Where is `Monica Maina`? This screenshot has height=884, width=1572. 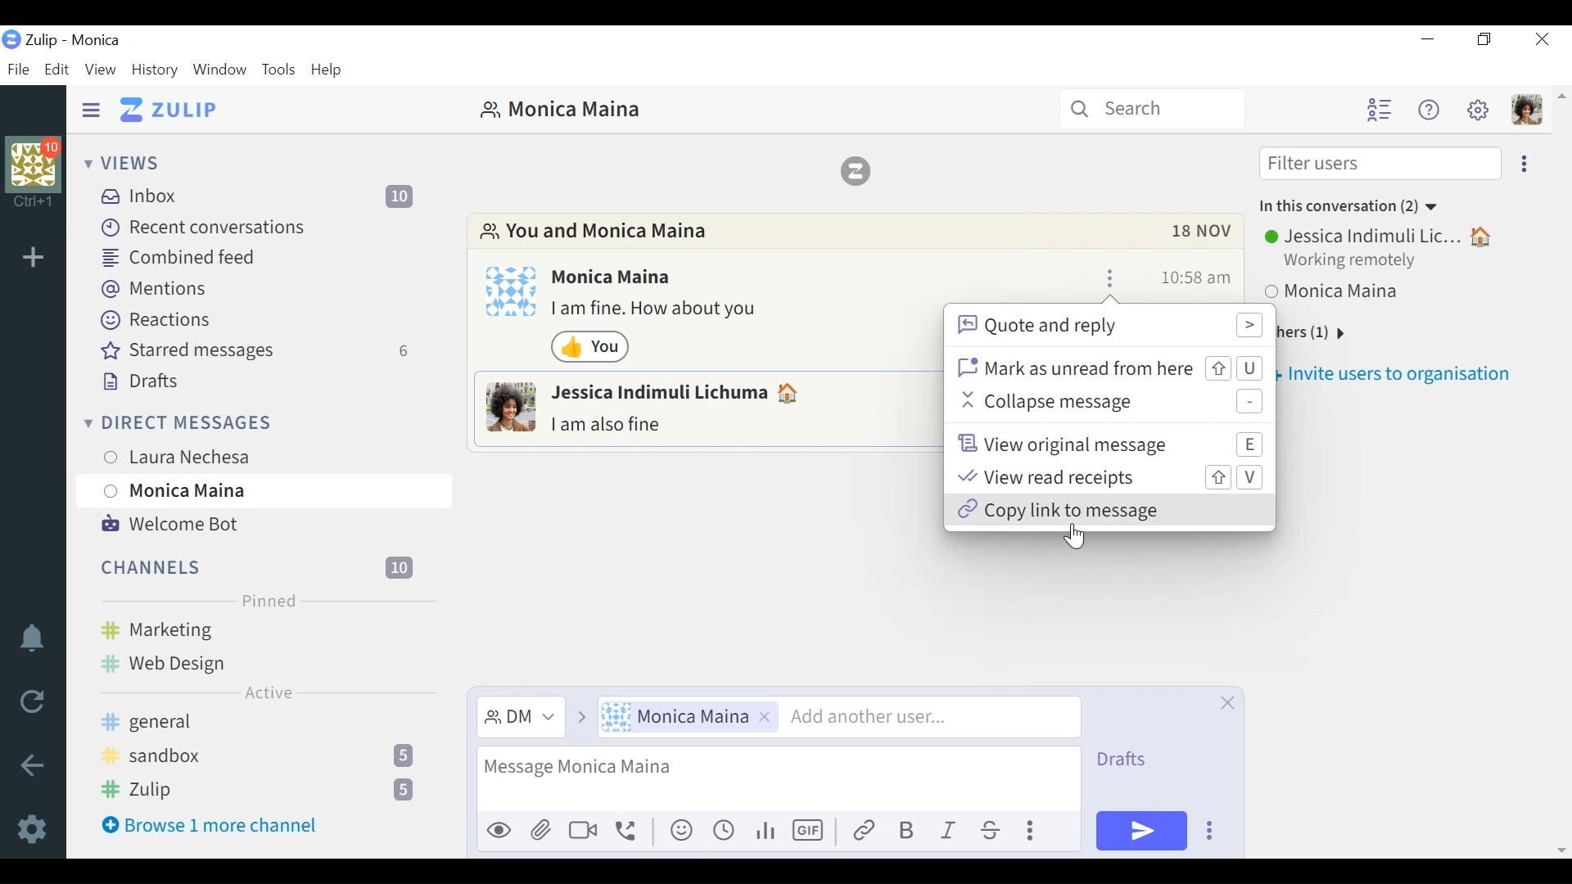 Monica Maina is located at coordinates (559, 109).